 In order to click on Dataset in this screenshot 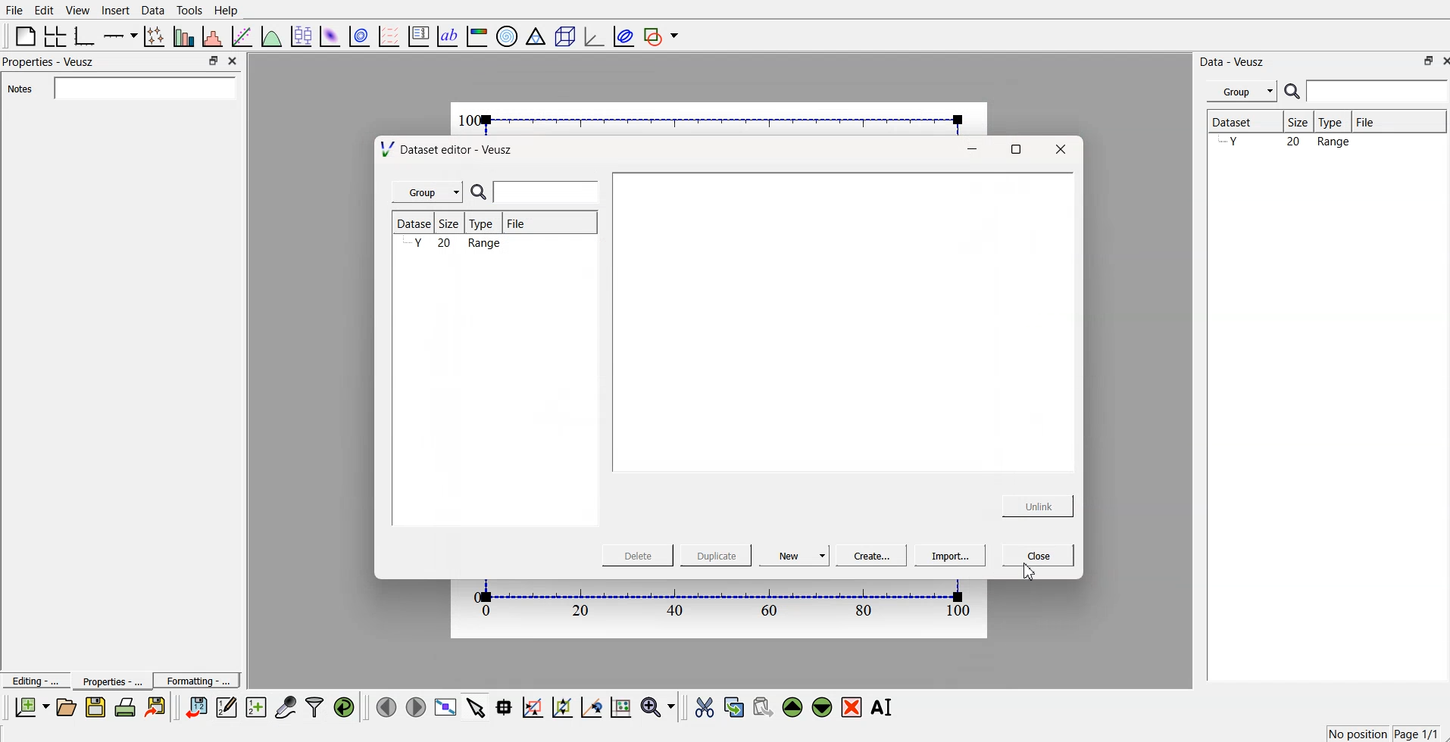, I will do `click(1242, 122)`.